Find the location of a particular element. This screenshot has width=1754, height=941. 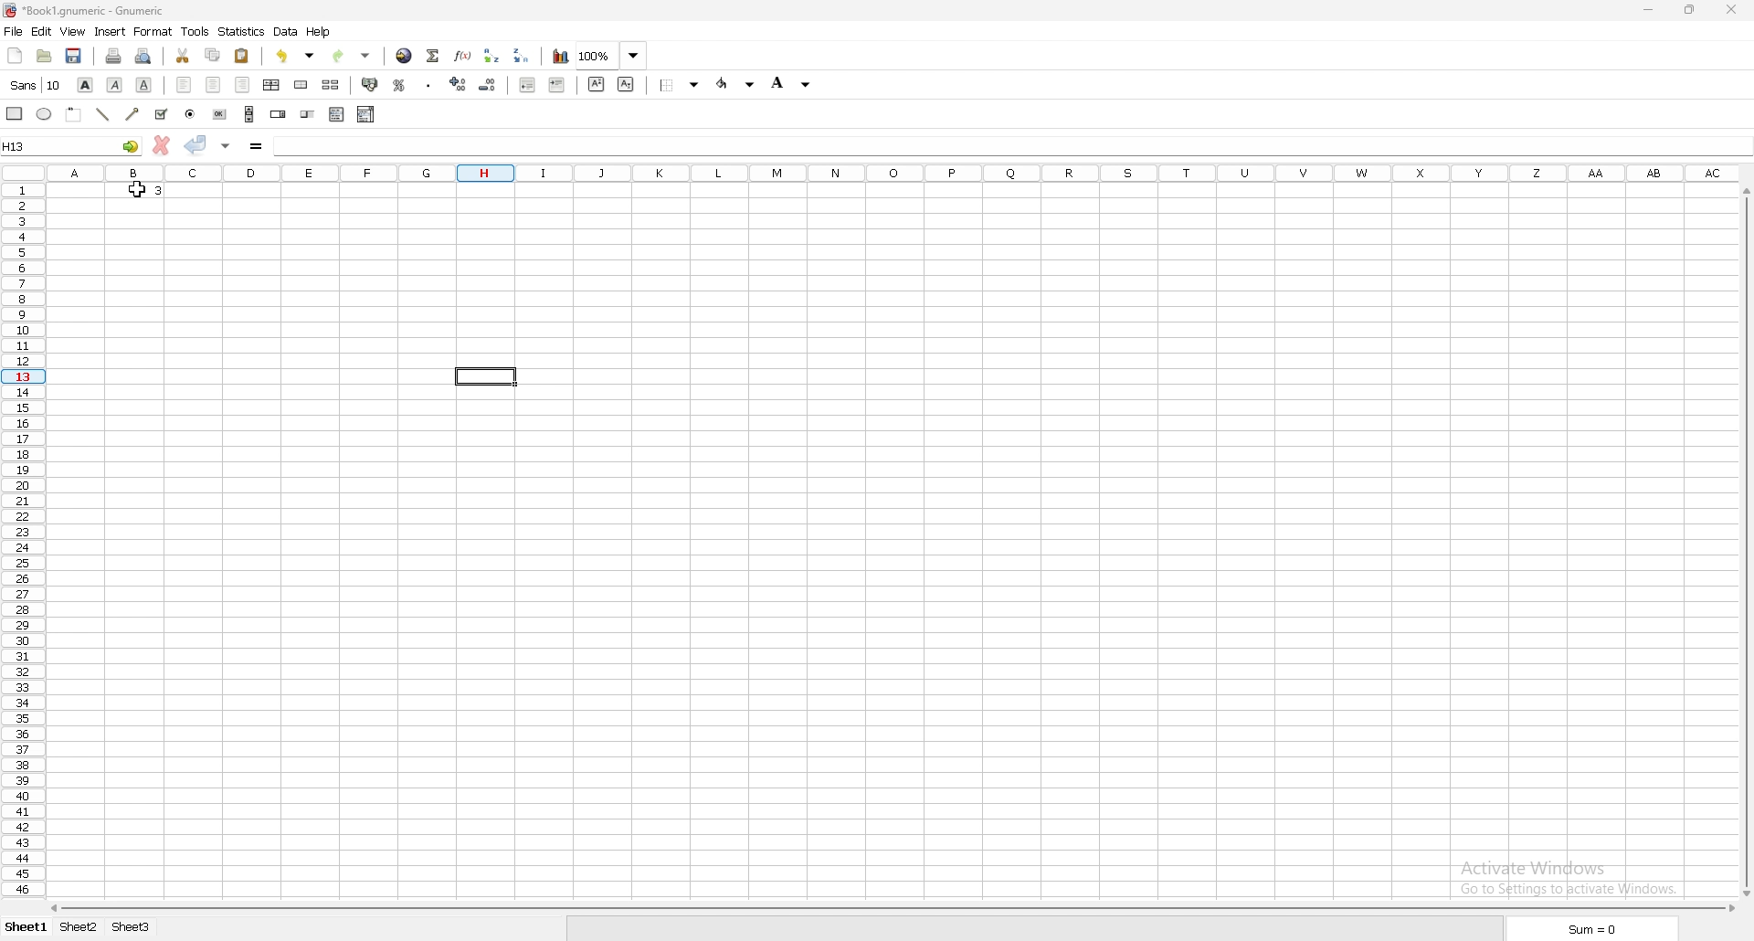

data is located at coordinates (287, 31).